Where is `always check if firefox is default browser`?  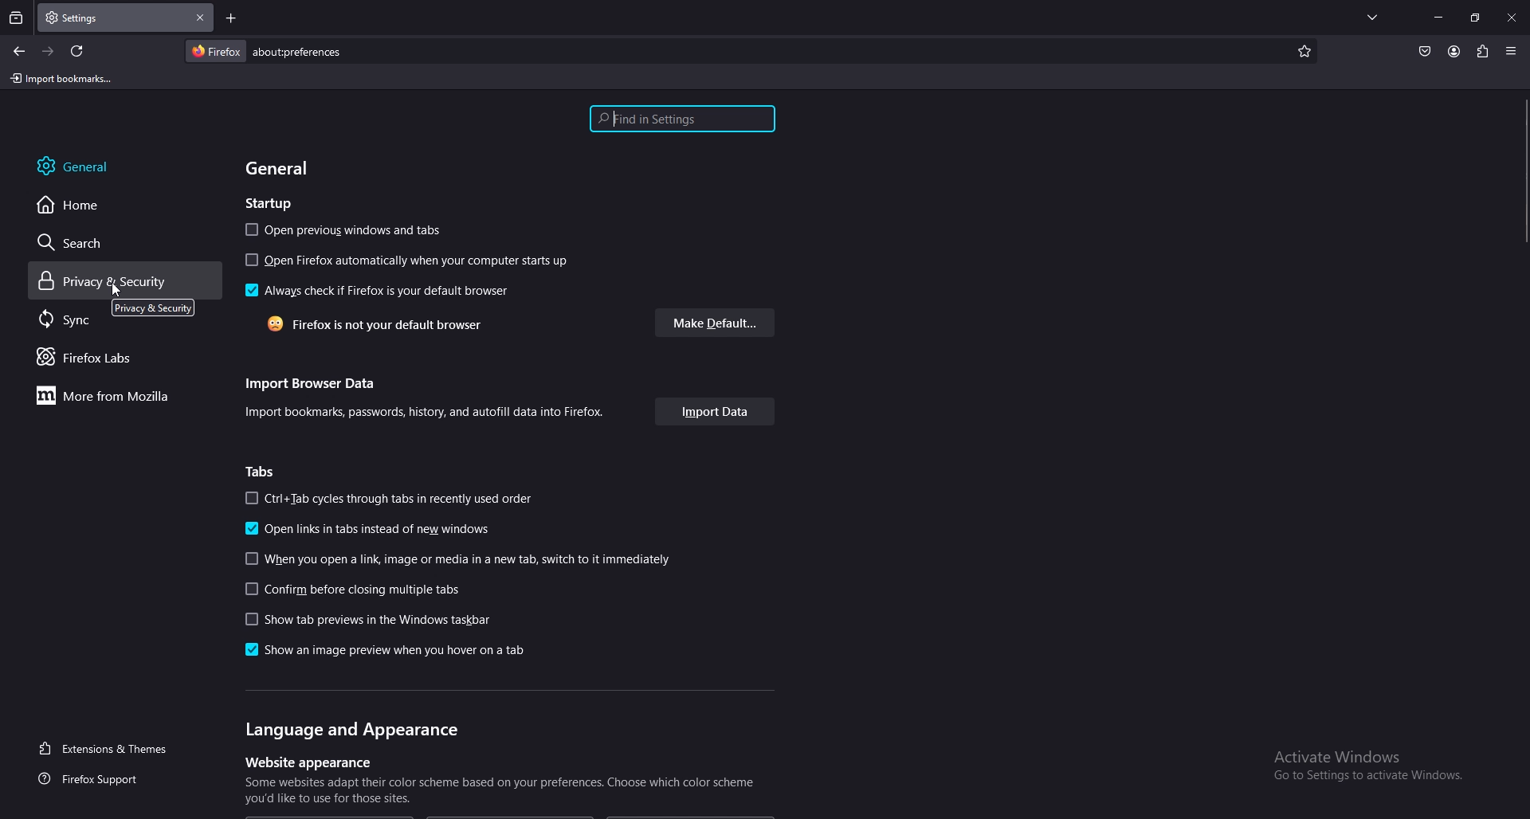 always check if firefox is default browser is located at coordinates (380, 292).